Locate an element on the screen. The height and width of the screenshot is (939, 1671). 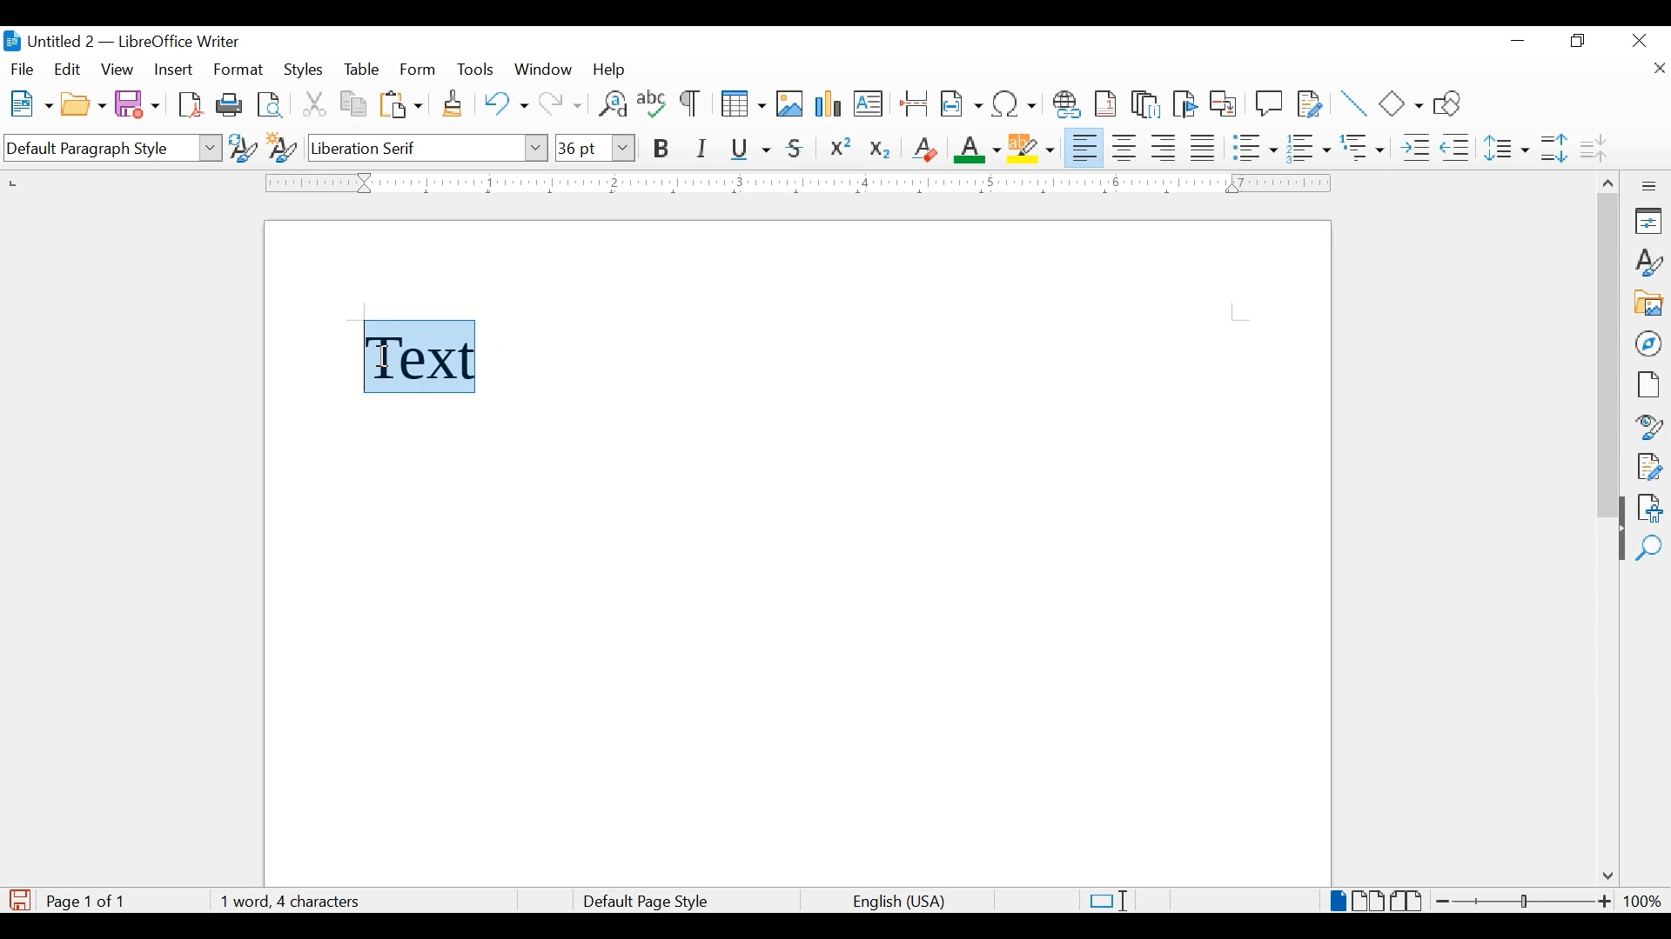
view is located at coordinates (119, 70).